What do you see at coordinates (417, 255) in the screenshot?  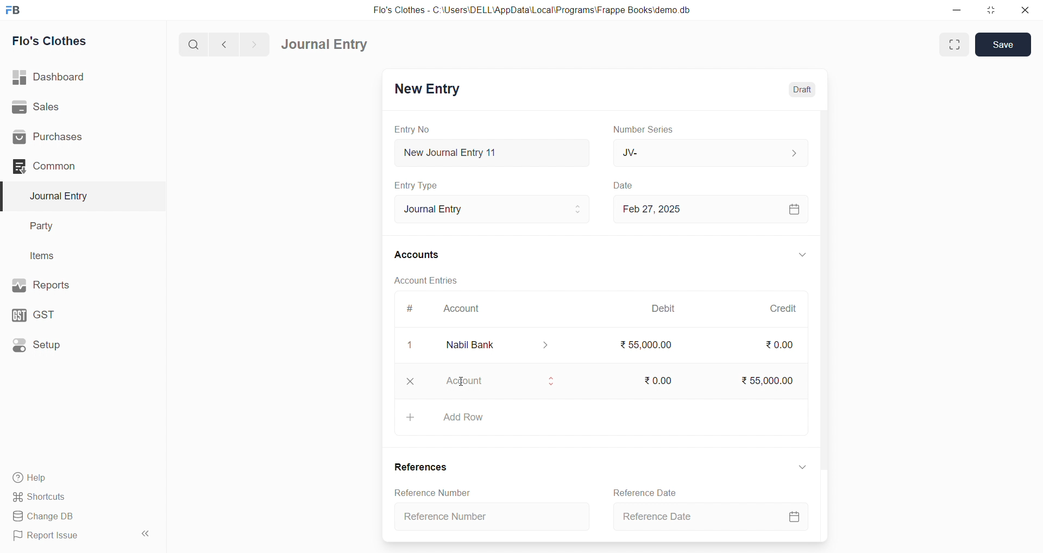 I see `Accounts` at bounding box center [417, 255].